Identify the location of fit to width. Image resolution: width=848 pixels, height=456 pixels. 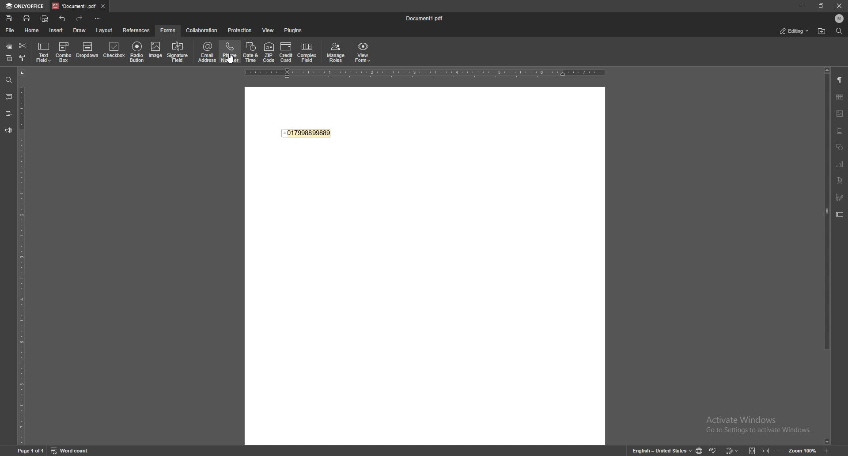
(767, 451).